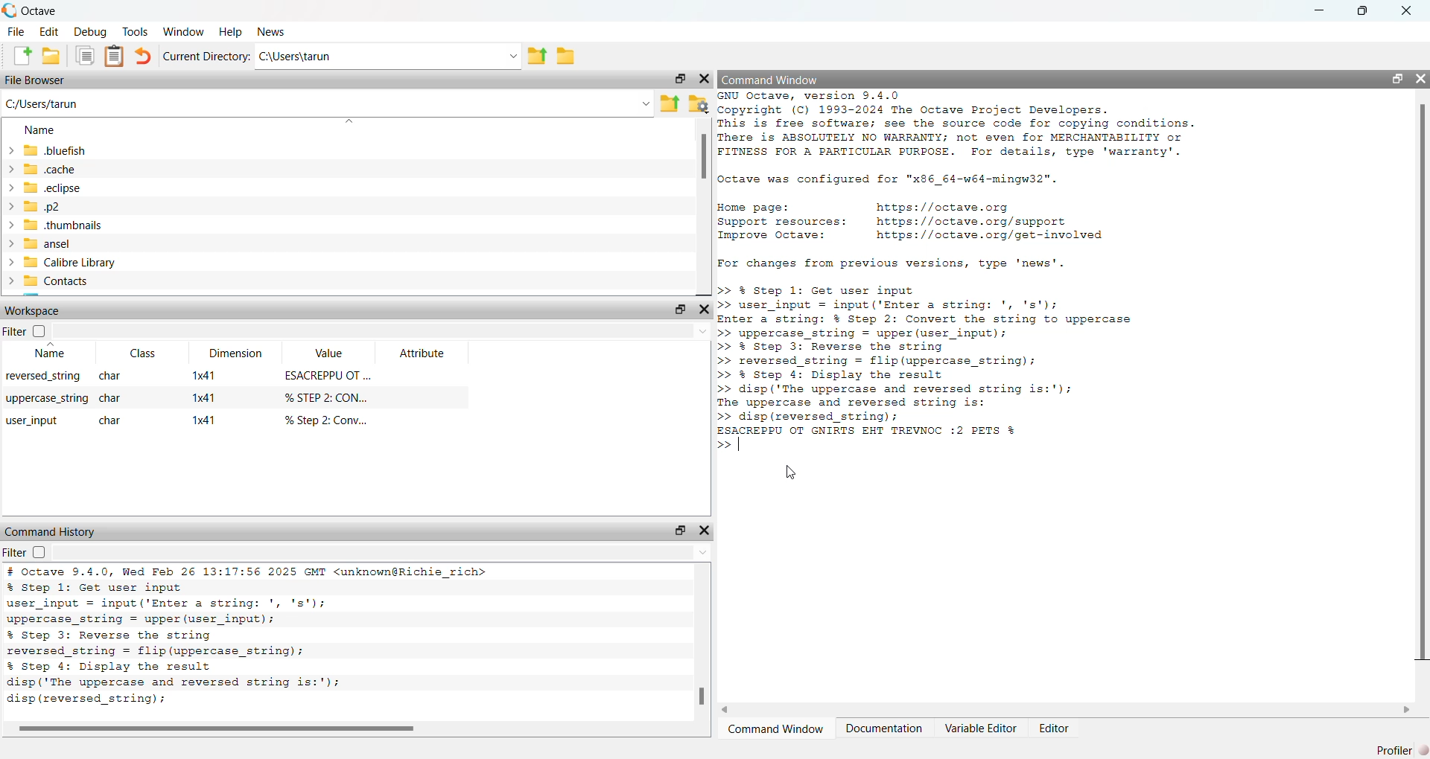  Describe the element at coordinates (230, 33) in the screenshot. I see `help` at that location.